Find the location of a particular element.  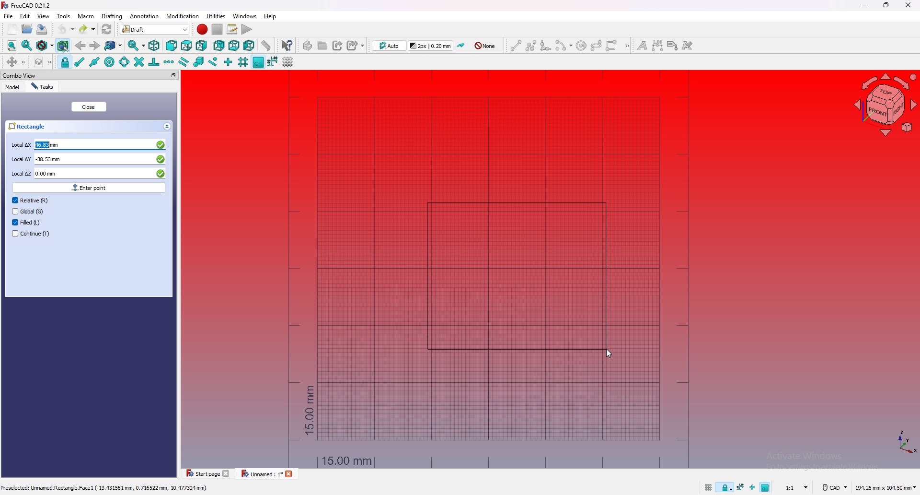

change working plane is located at coordinates (389, 45).